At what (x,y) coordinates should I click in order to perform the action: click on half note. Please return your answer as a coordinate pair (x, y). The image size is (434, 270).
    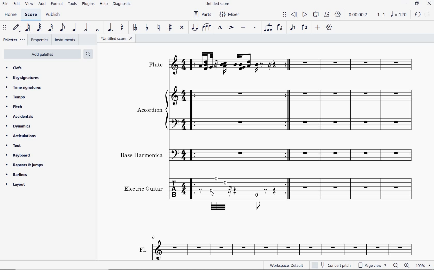
    Looking at the image, I should click on (85, 27).